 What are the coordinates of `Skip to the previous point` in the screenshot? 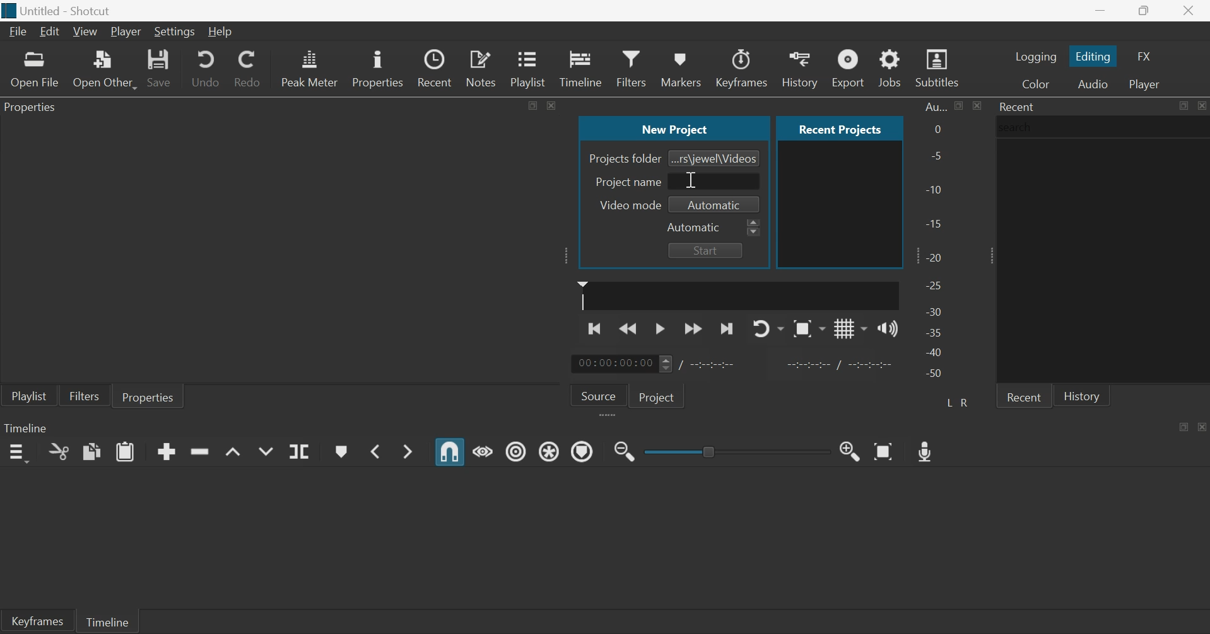 It's located at (596, 327).